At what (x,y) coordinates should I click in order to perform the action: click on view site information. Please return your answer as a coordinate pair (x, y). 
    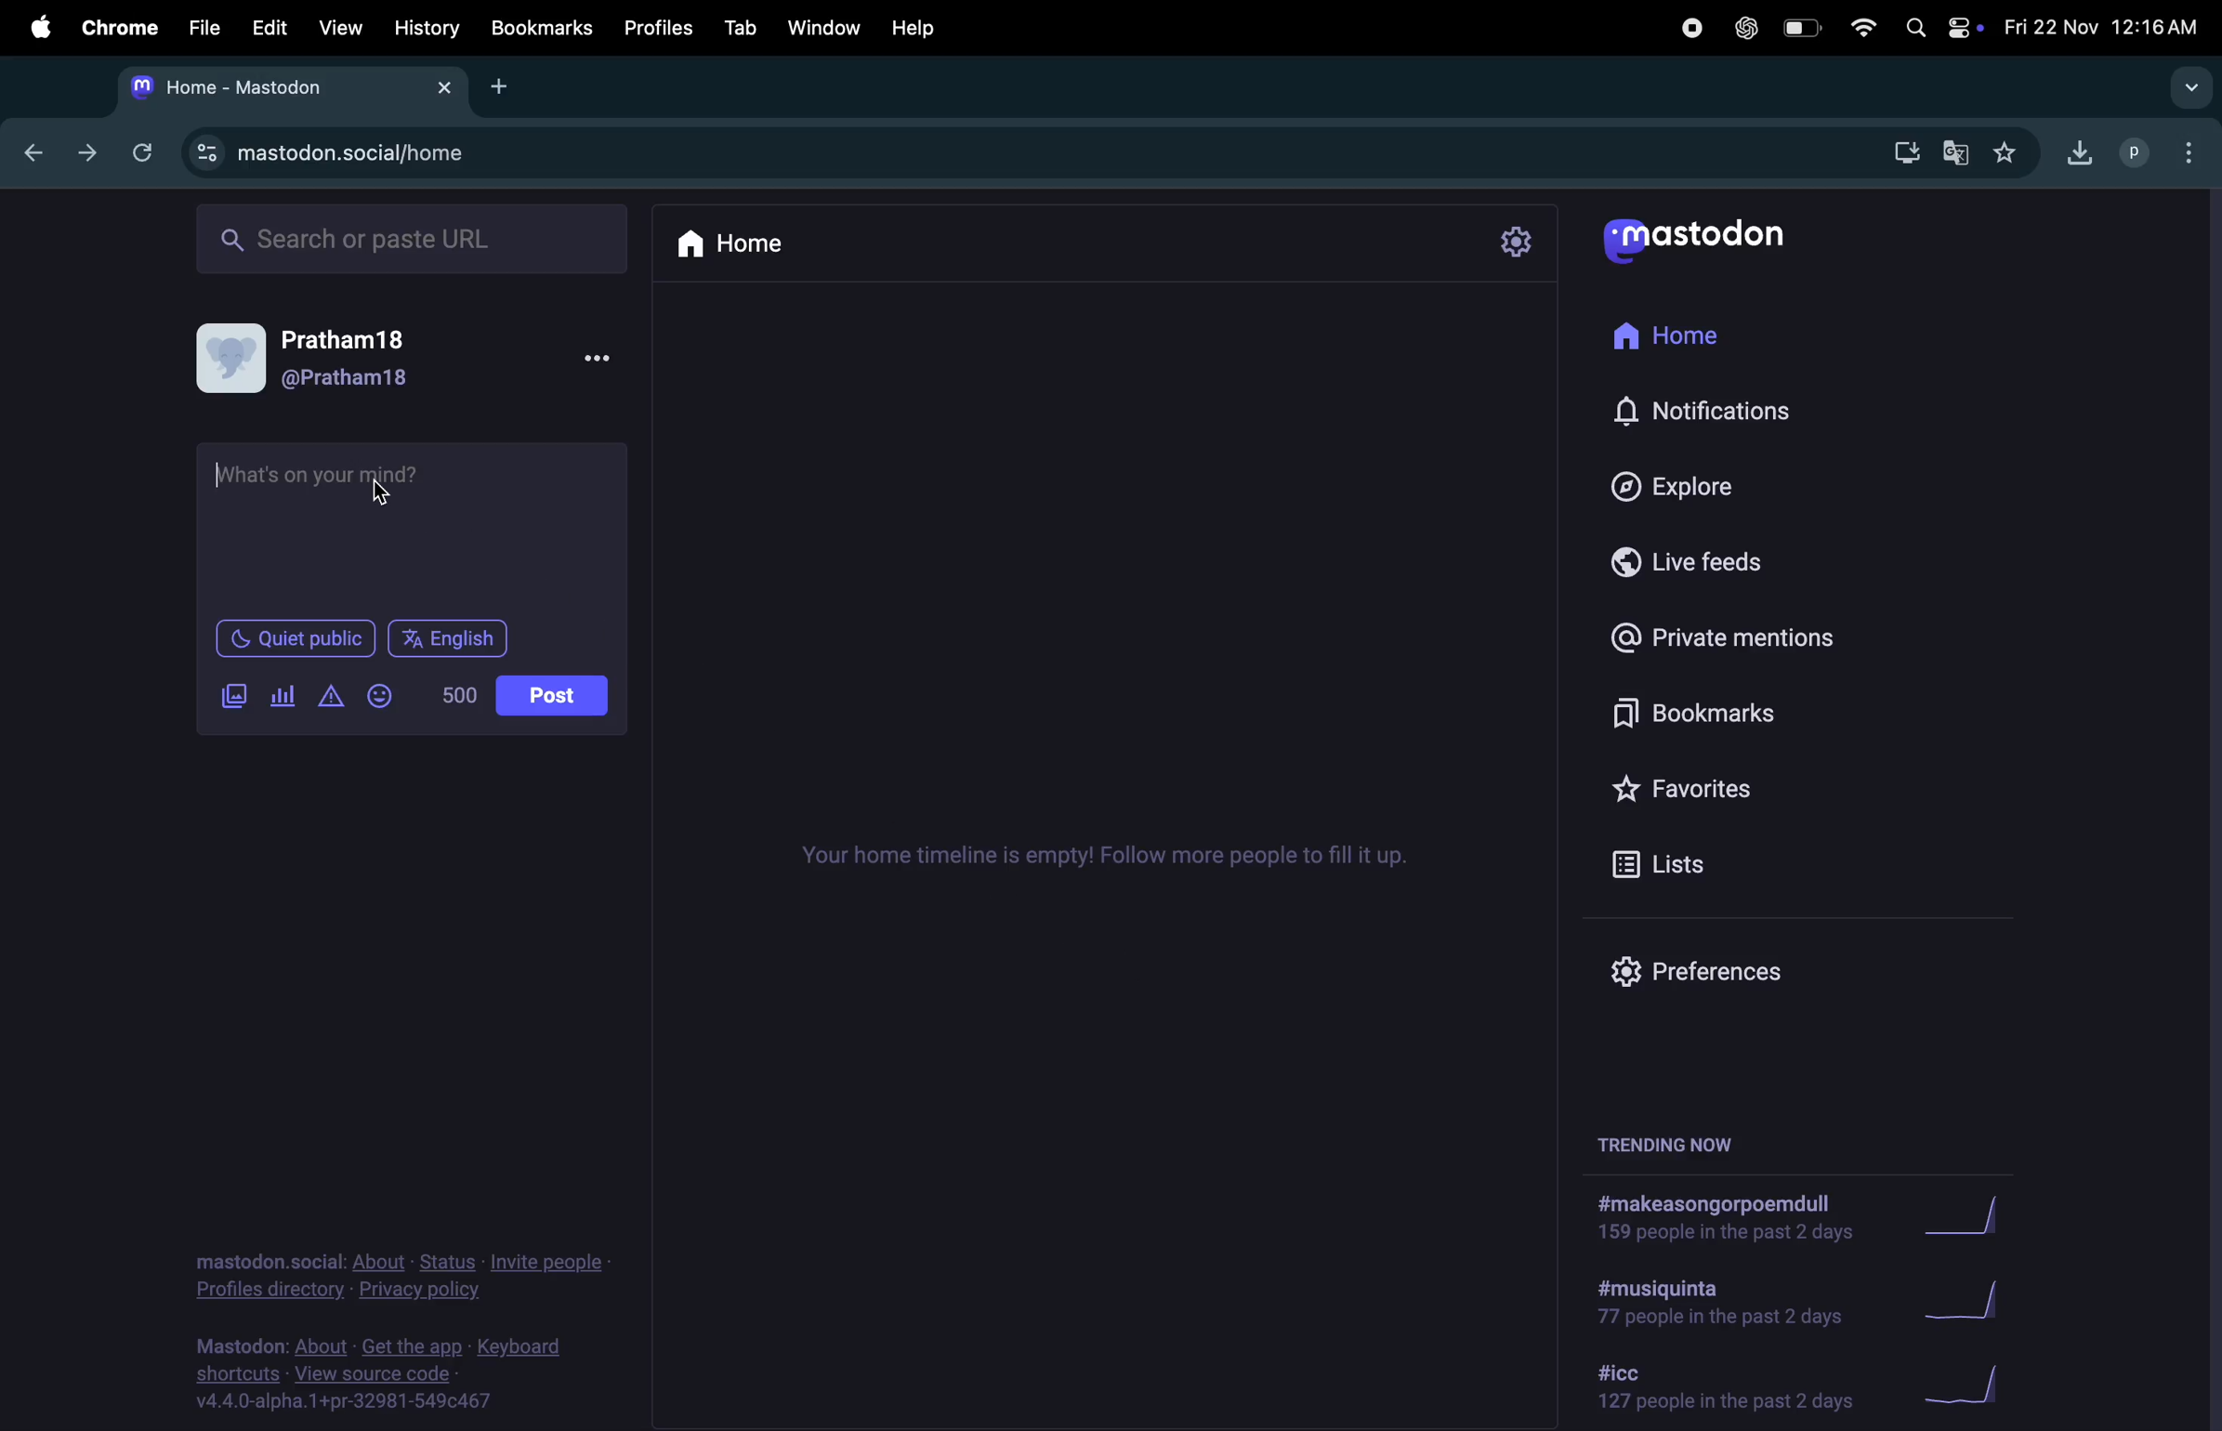
    Looking at the image, I should click on (210, 155).